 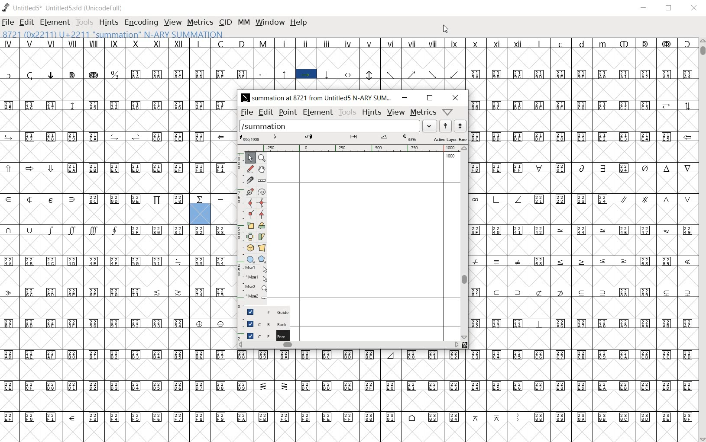 I want to click on scale the selection, so click(x=250, y=225).